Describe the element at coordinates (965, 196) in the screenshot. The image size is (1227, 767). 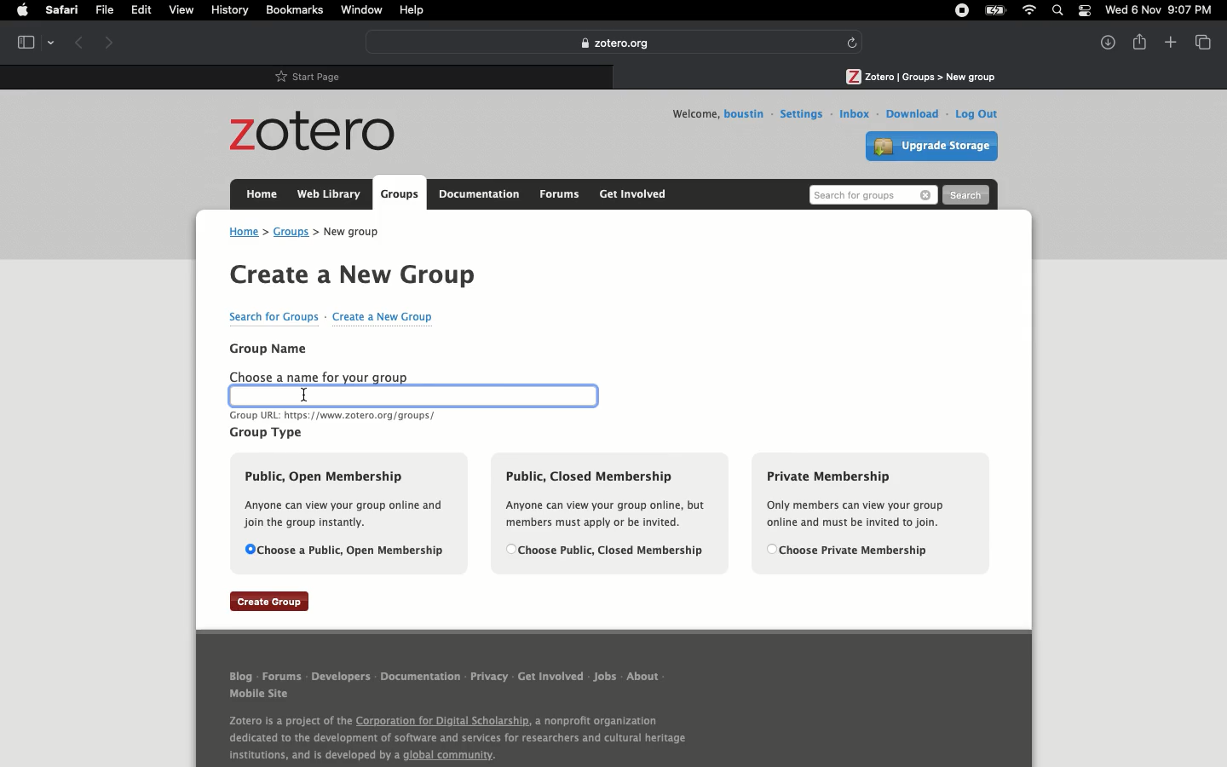
I see `Search` at that location.